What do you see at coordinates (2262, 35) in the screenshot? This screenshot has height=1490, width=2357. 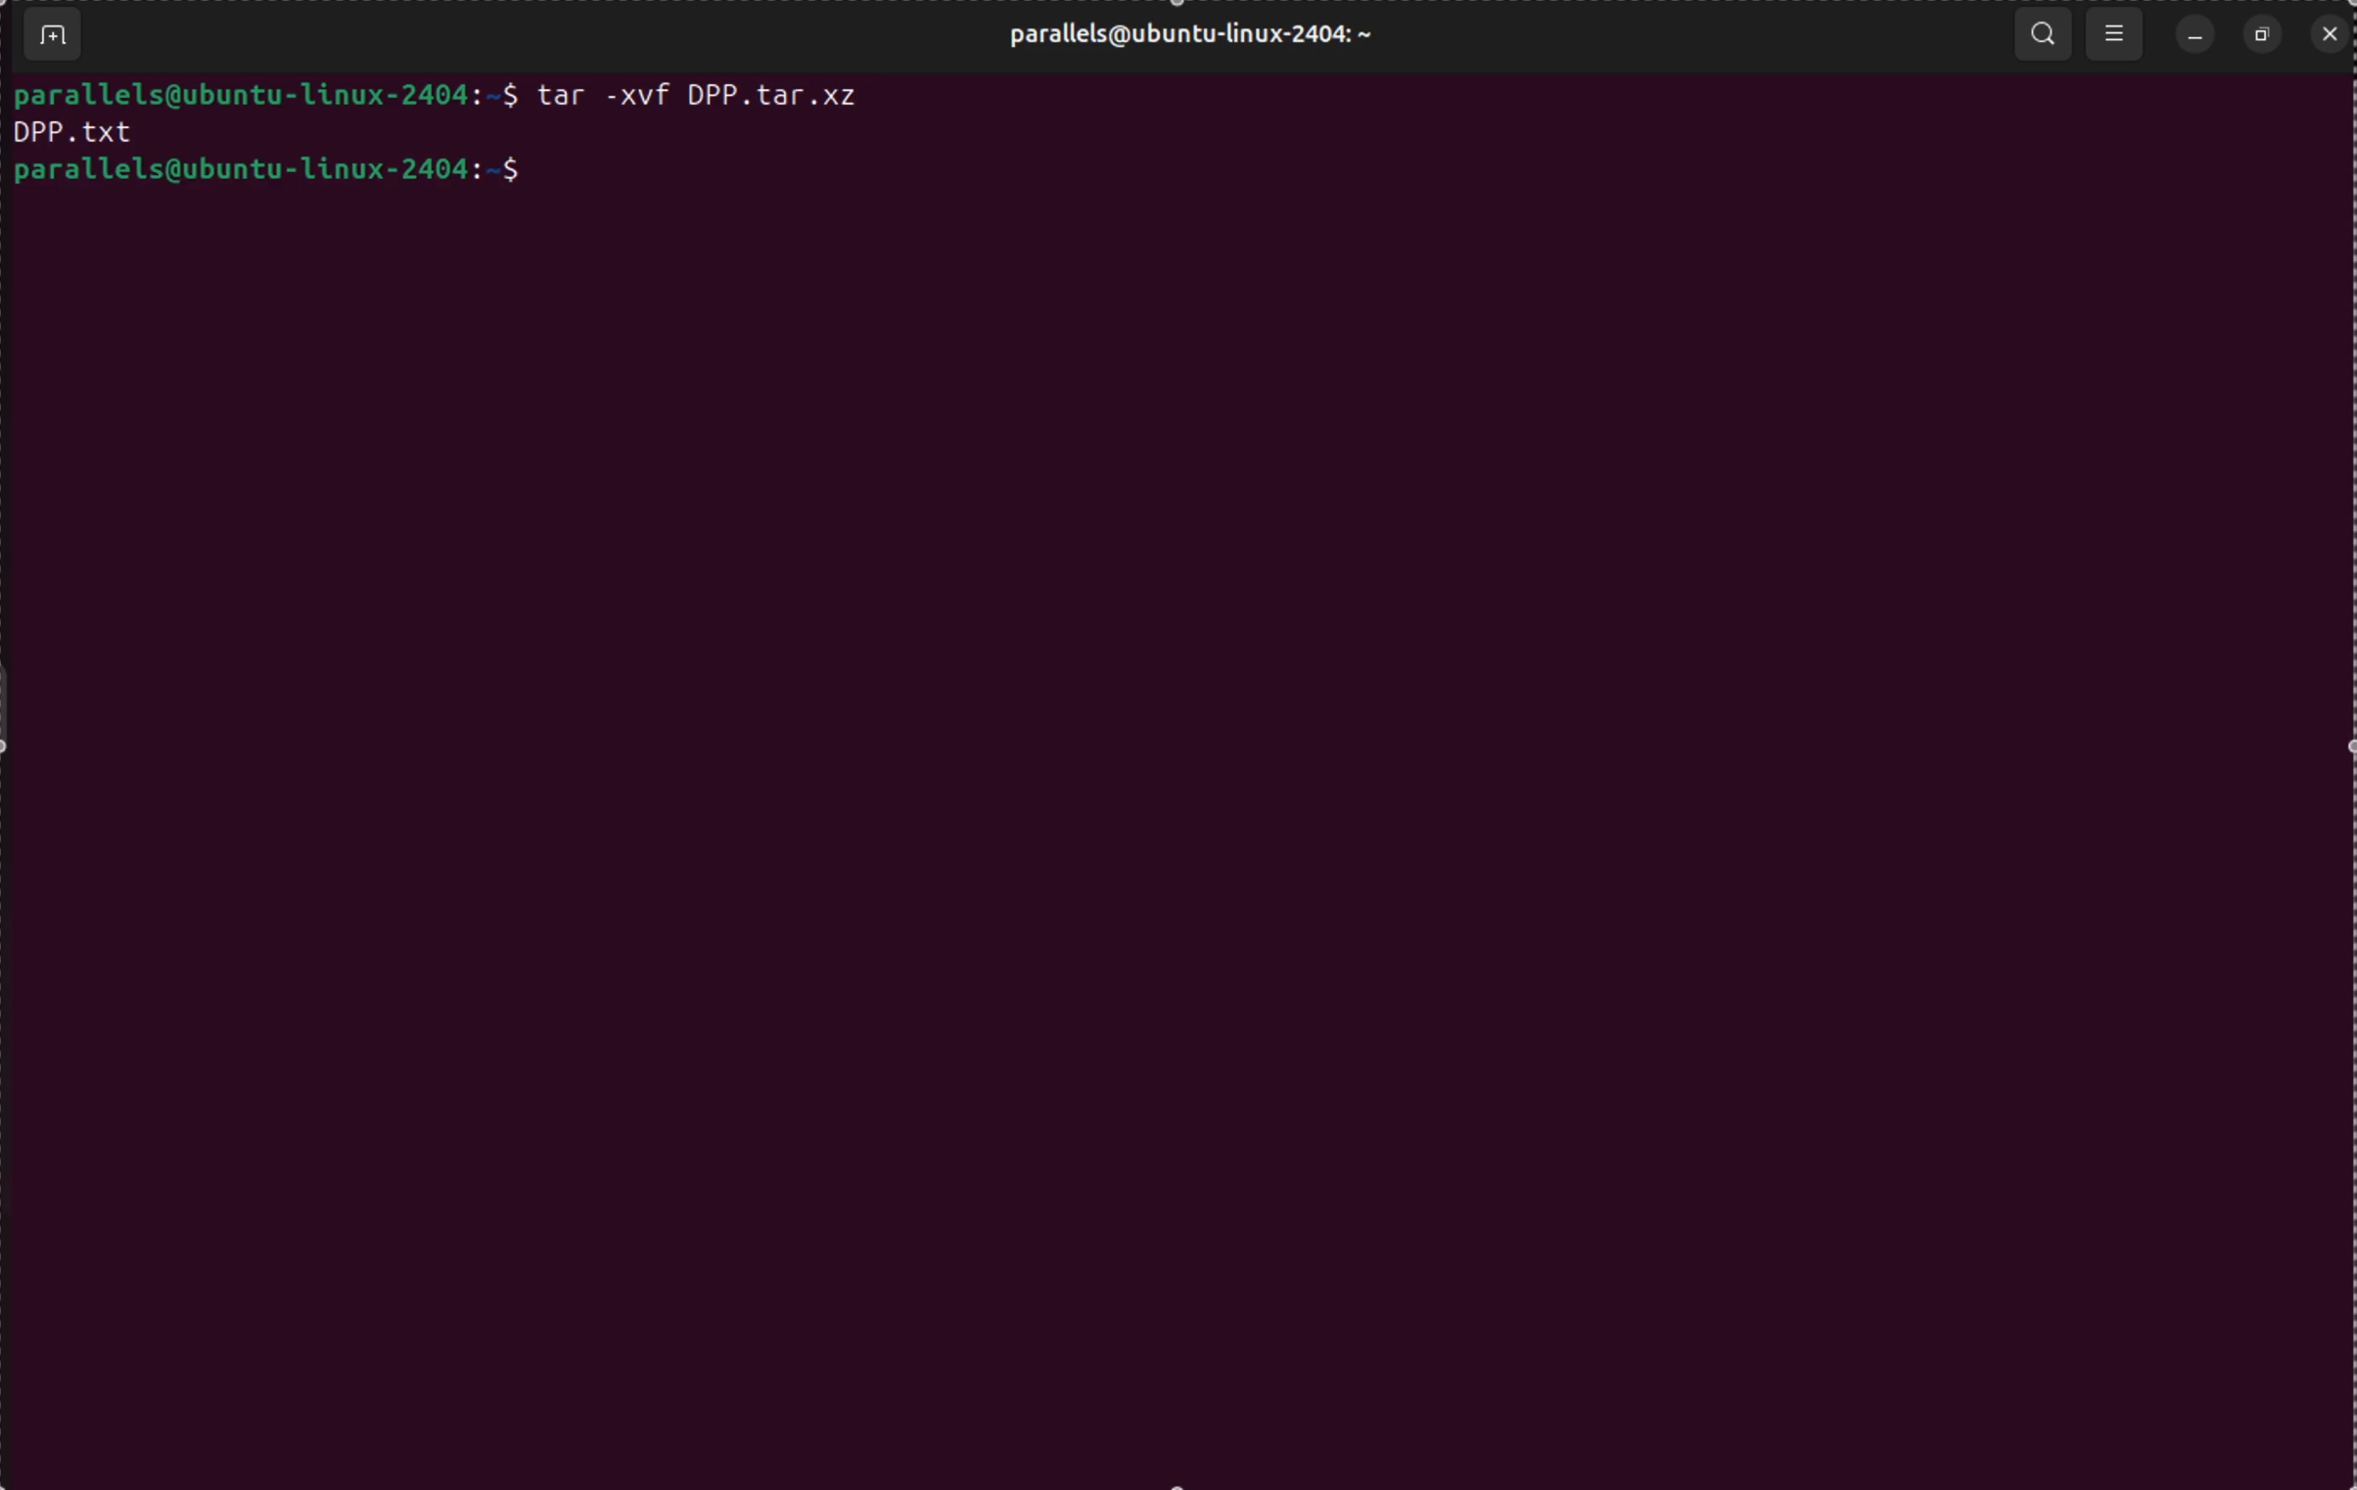 I see `resize` at bounding box center [2262, 35].